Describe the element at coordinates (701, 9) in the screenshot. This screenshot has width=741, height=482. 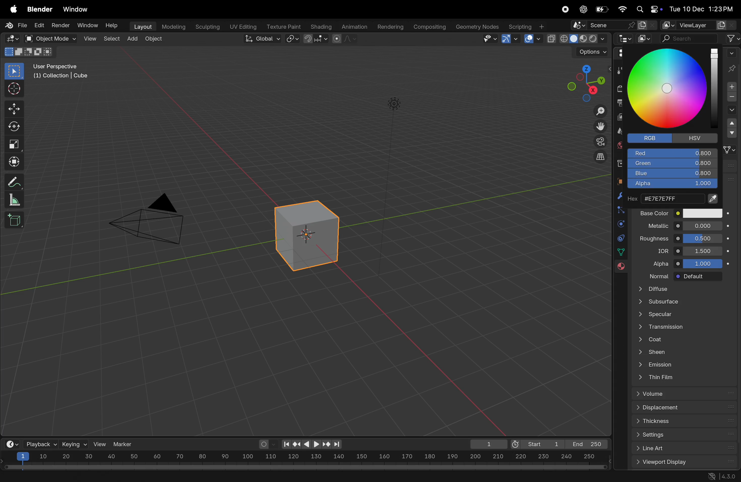
I see `Tue 12 dec 1.23 pm` at that location.